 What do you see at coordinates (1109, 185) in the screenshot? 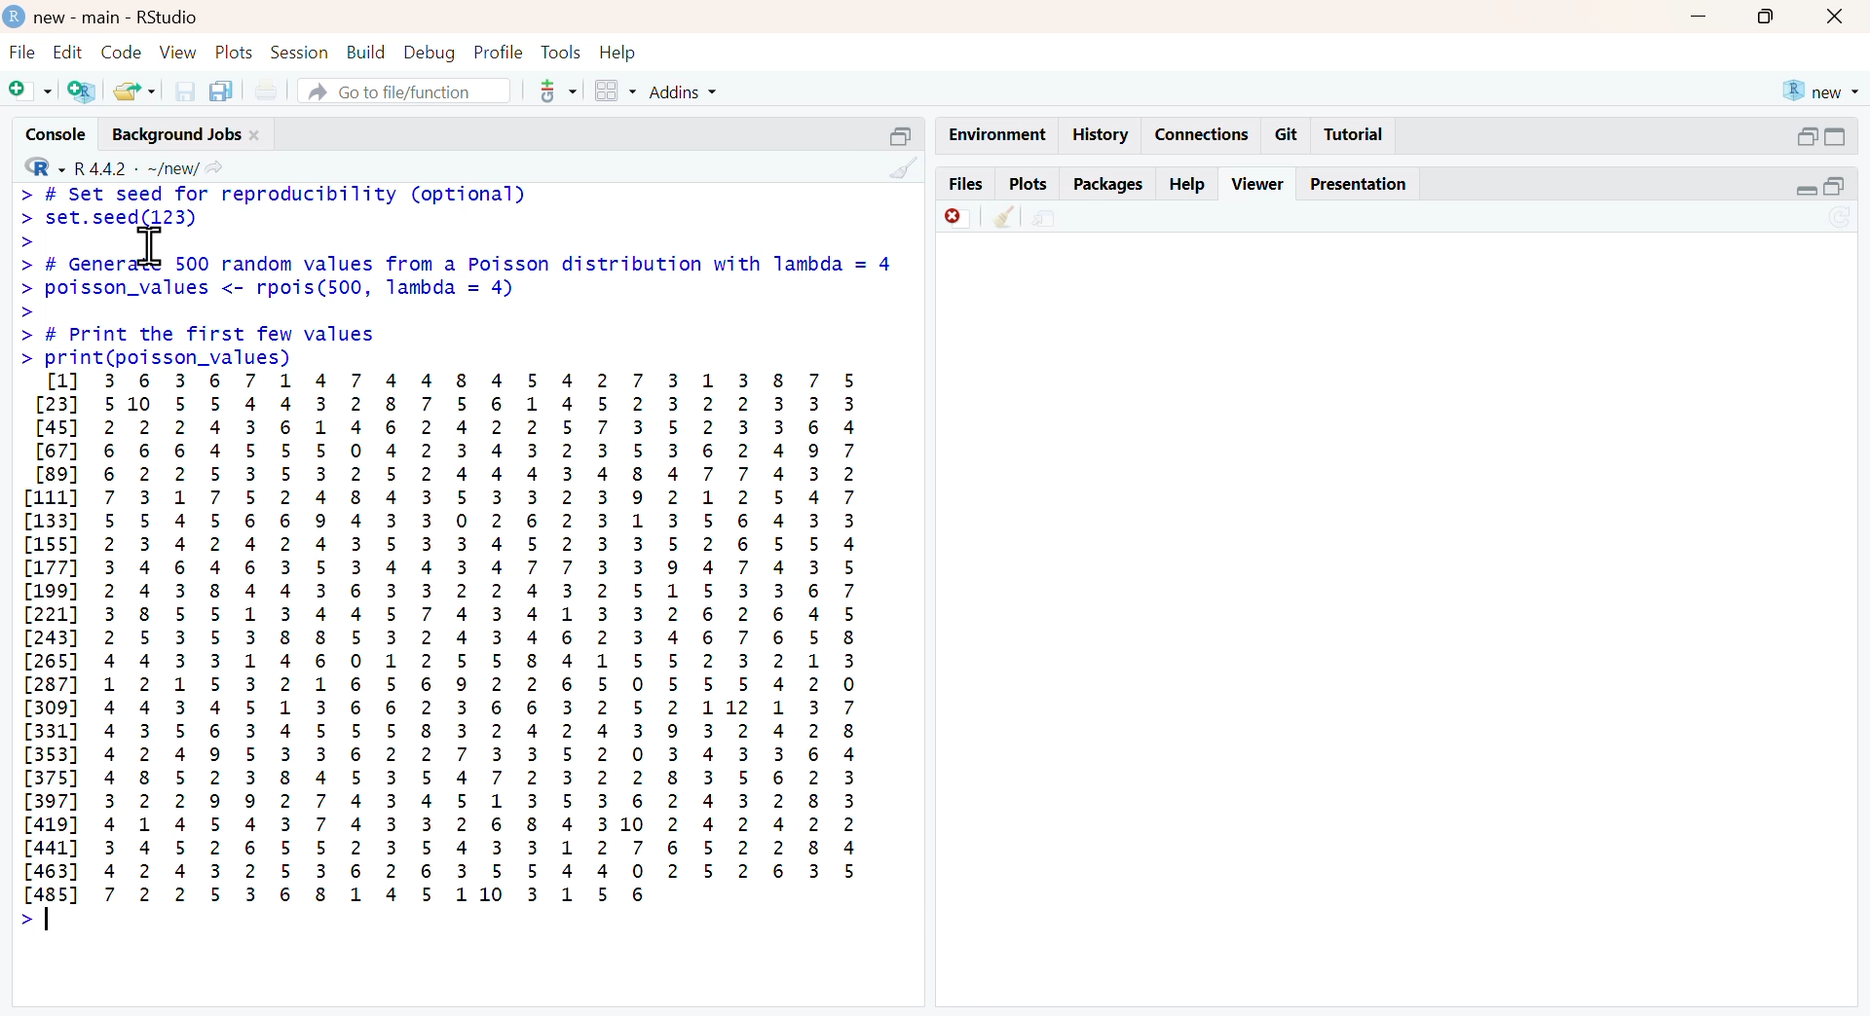
I see `packages` at bounding box center [1109, 185].